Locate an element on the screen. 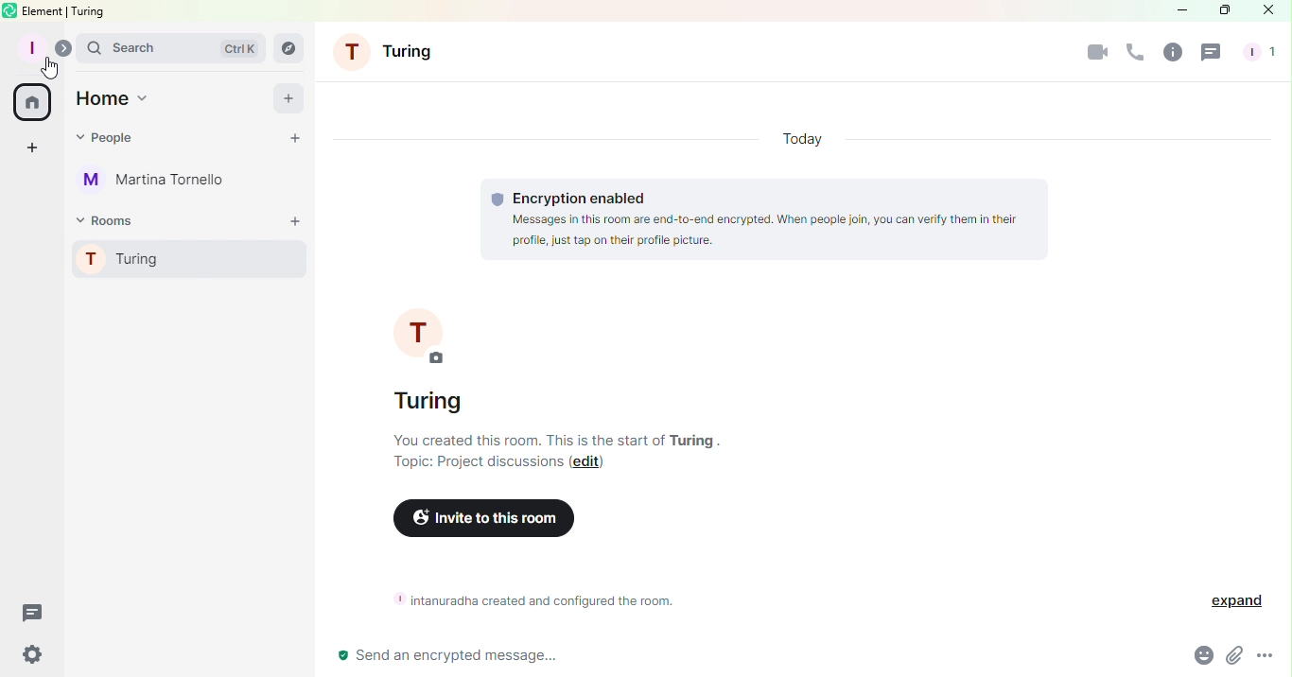  Expand is located at coordinates (1237, 602).